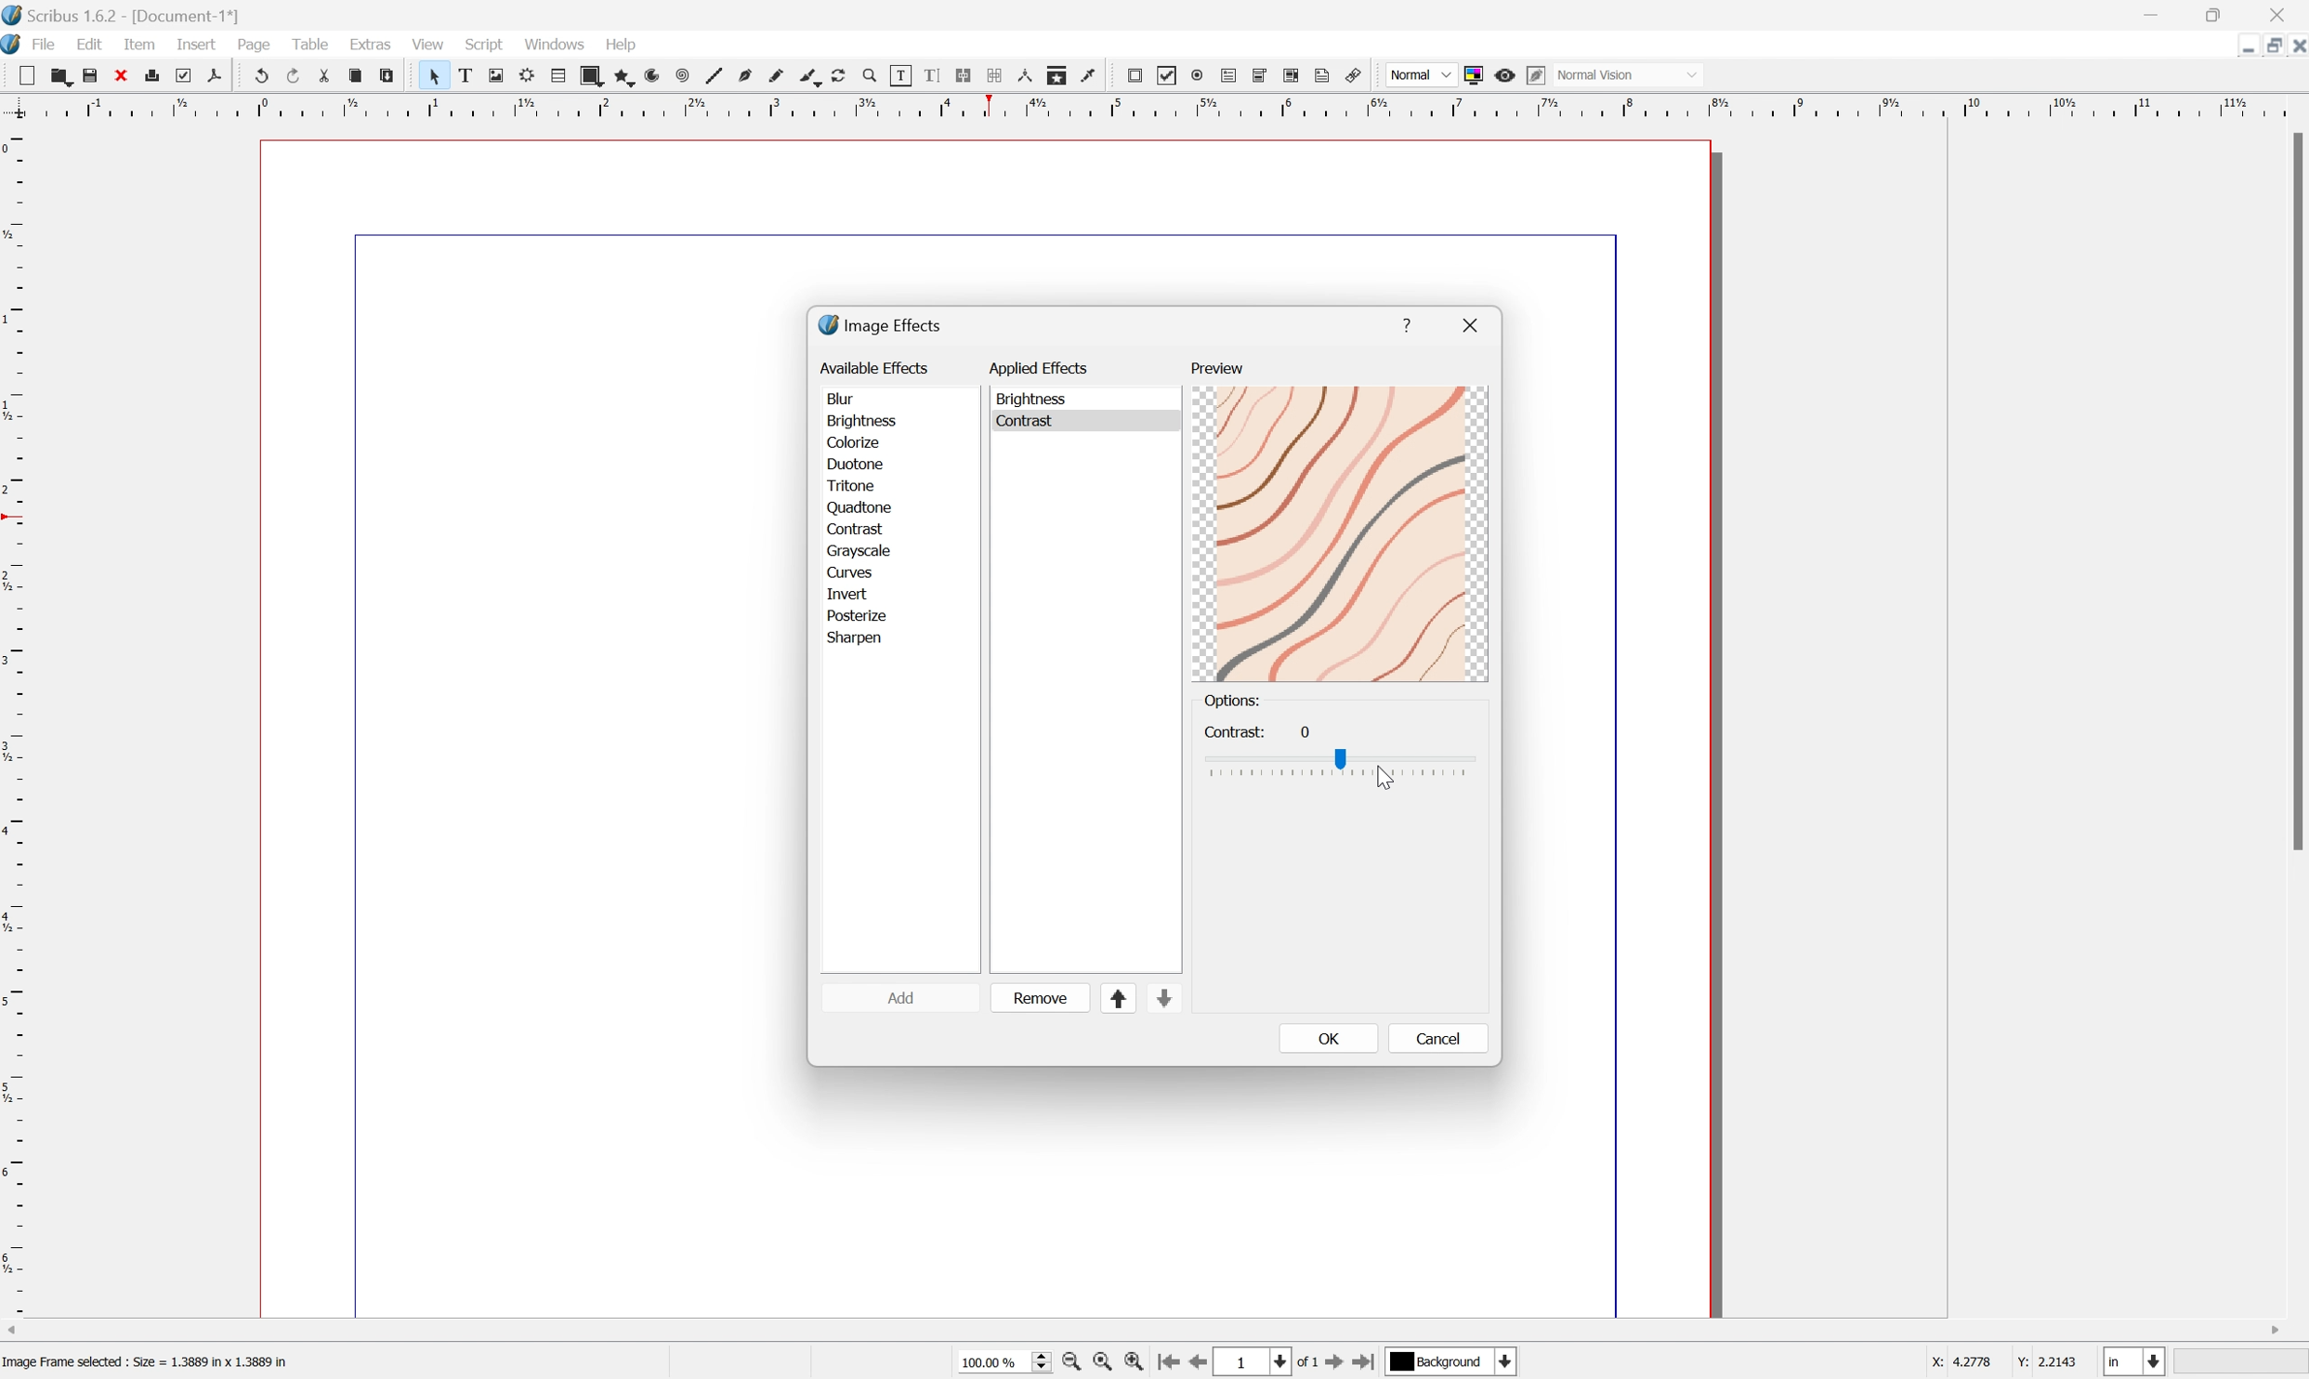 Image resolution: width=2309 pixels, height=1379 pixels. Describe the element at coordinates (87, 44) in the screenshot. I see `Edit` at that location.